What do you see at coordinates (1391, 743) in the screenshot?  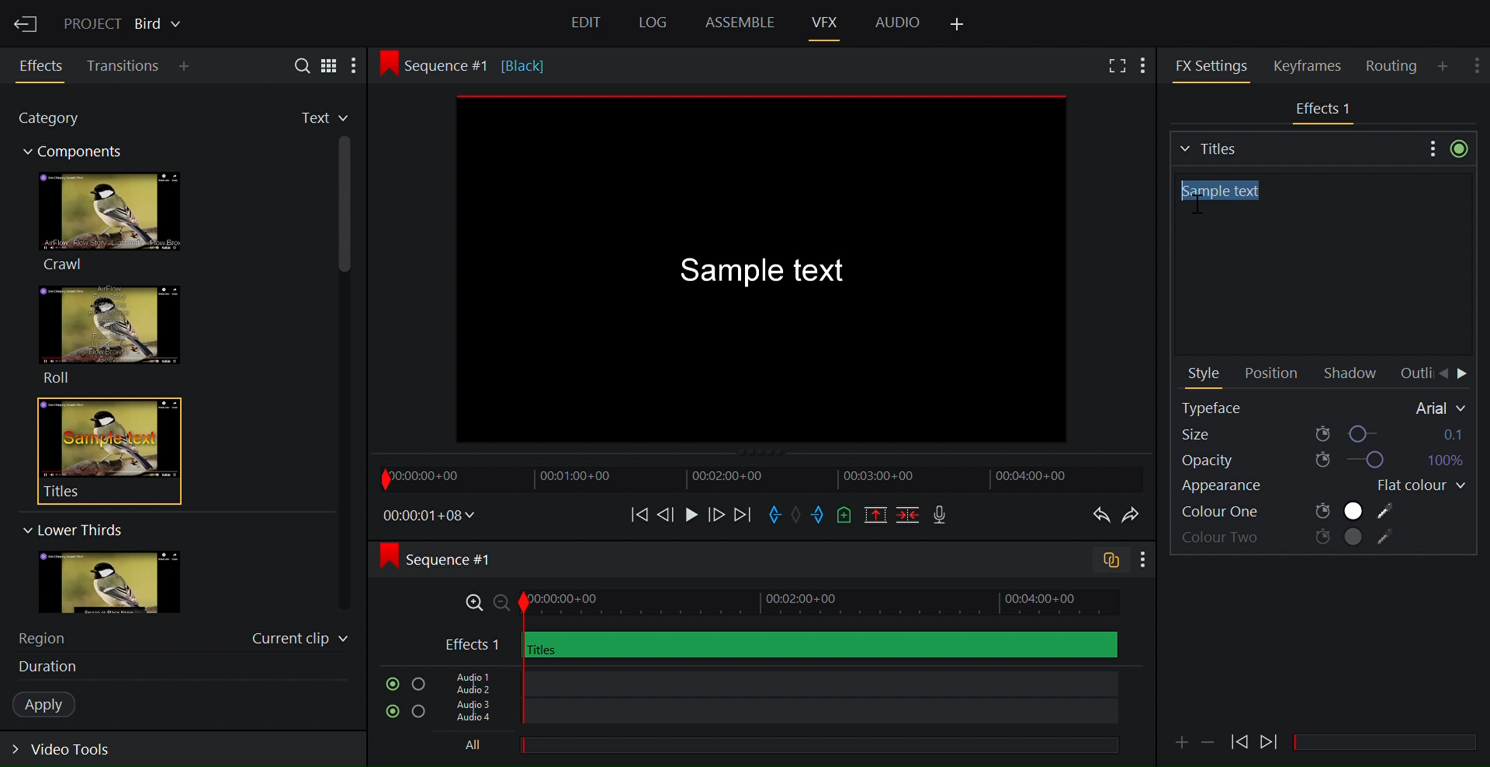 I see `Scrollbar` at bounding box center [1391, 743].